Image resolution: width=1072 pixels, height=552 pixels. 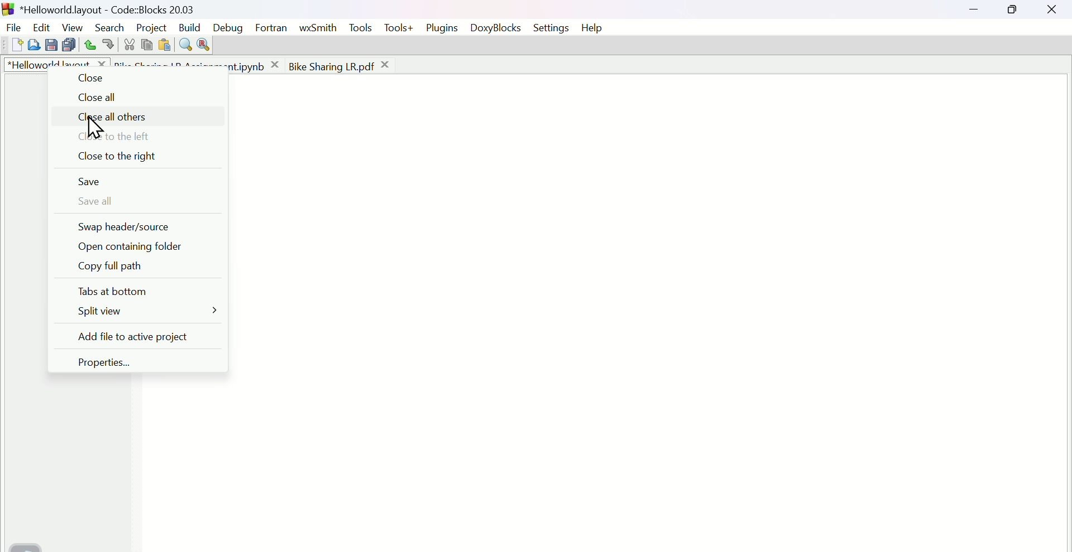 What do you see at coordinates (205, 45) in the screenshot?
I see `Replace` at bounding box center [205, 45].